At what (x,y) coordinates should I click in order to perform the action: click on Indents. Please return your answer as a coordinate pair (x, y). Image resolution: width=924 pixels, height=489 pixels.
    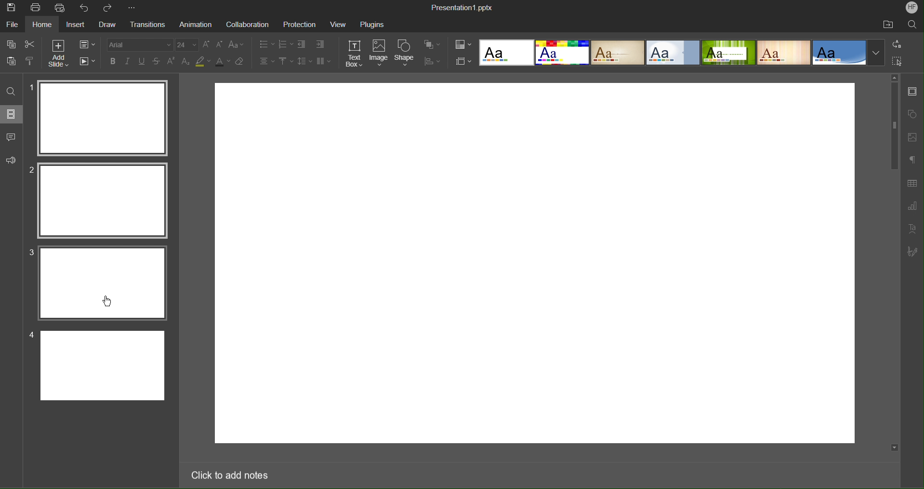
    Looking at the image, I should click on (314, 43).